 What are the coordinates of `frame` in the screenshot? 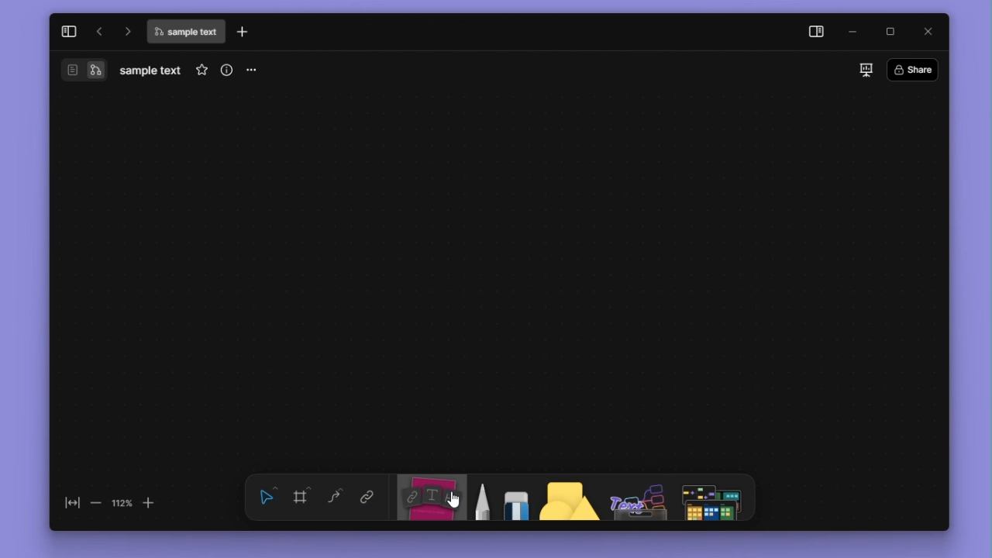 It's located at (301, 495).